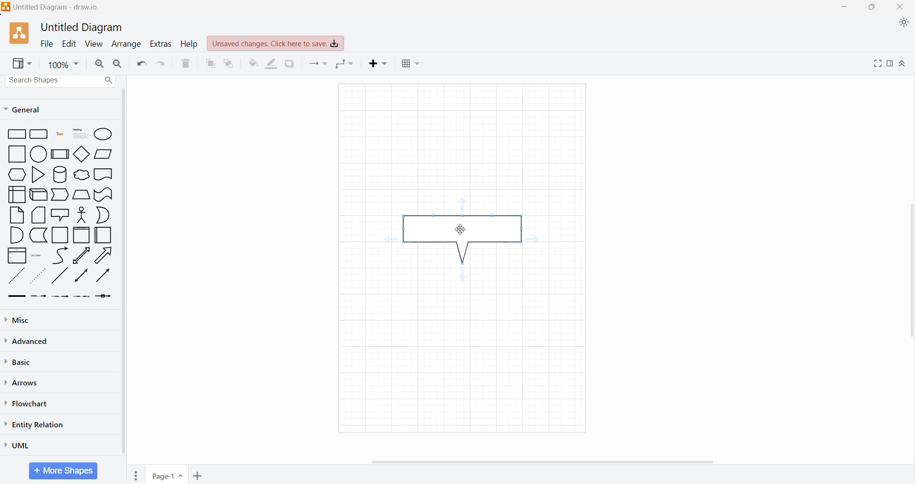 This screenshot has width=915, height=484. Describe the element at coordinates (81, 214) in the screenshot. I see `Stick Figure` at that location.